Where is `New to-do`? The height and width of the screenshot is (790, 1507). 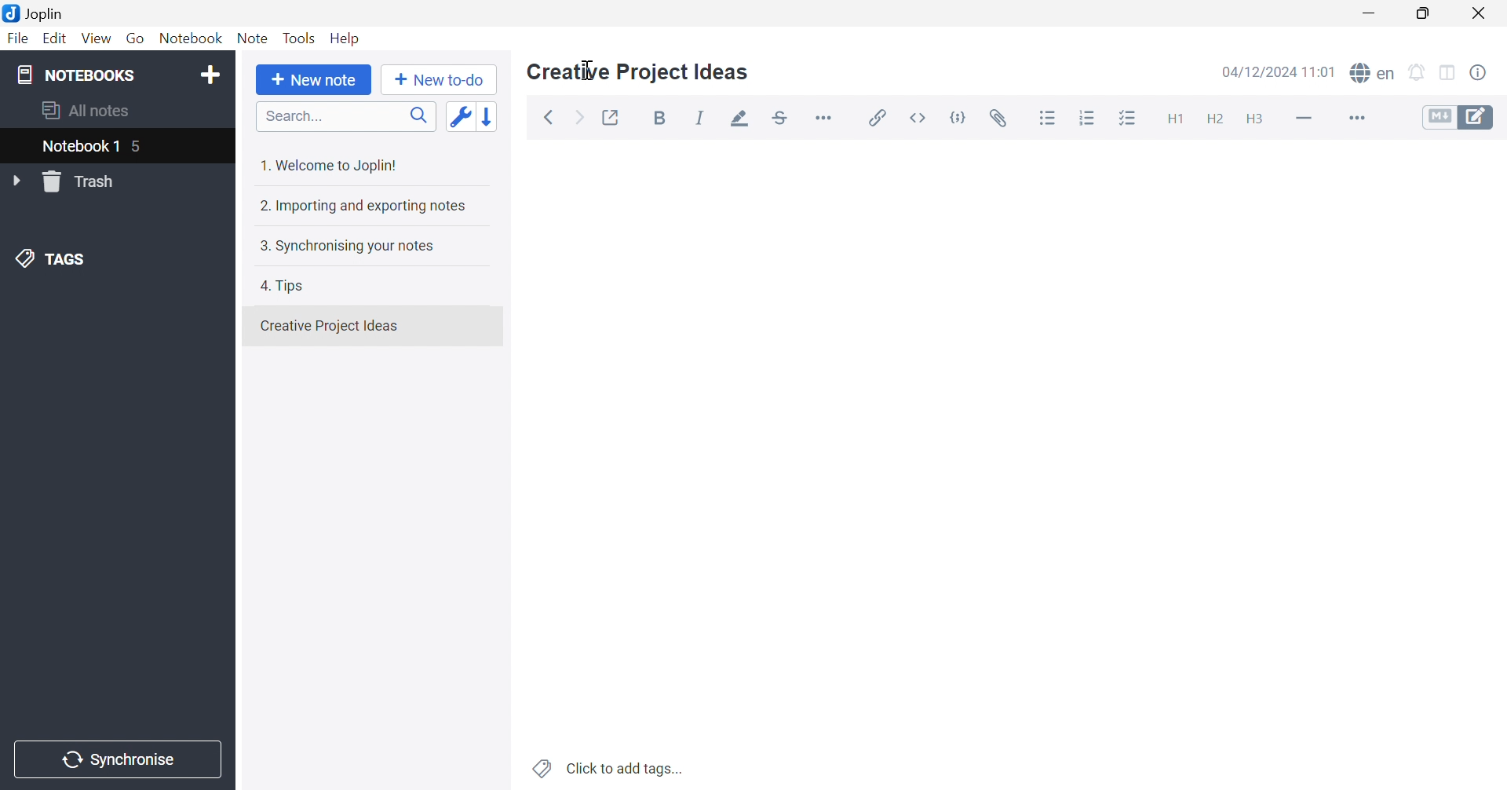
New to-do is located at coordinates (440, 80).